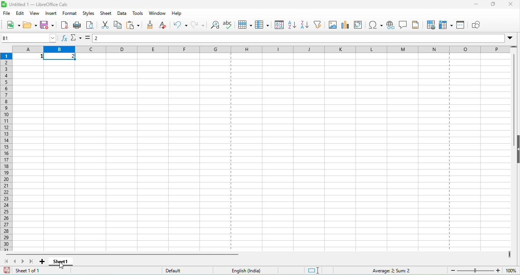  What do you see at coordinates (28, 38) in the screenshot?
I see `name box` at bounding box center [28, 38].